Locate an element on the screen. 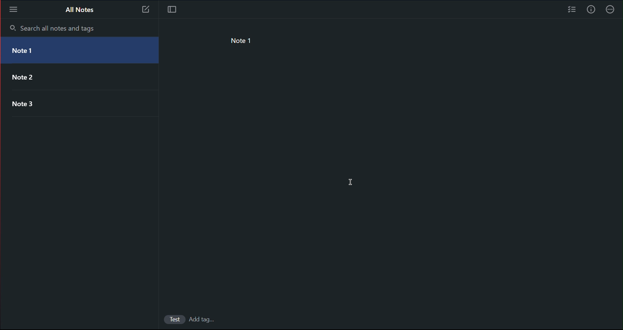 The height and width of the screenshot is (330, 623). add Tags is located at coordinates (206, 319).